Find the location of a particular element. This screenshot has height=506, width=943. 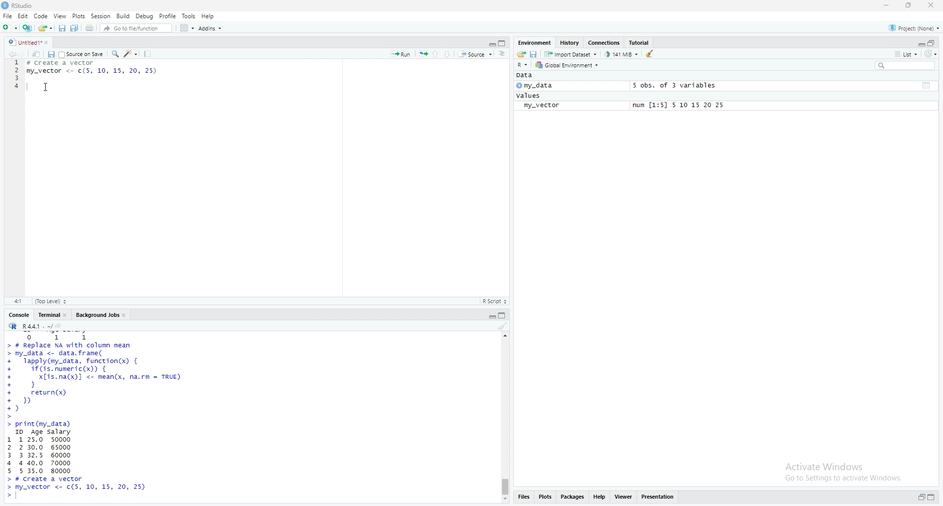

expand is located at coordinates (920, 43).